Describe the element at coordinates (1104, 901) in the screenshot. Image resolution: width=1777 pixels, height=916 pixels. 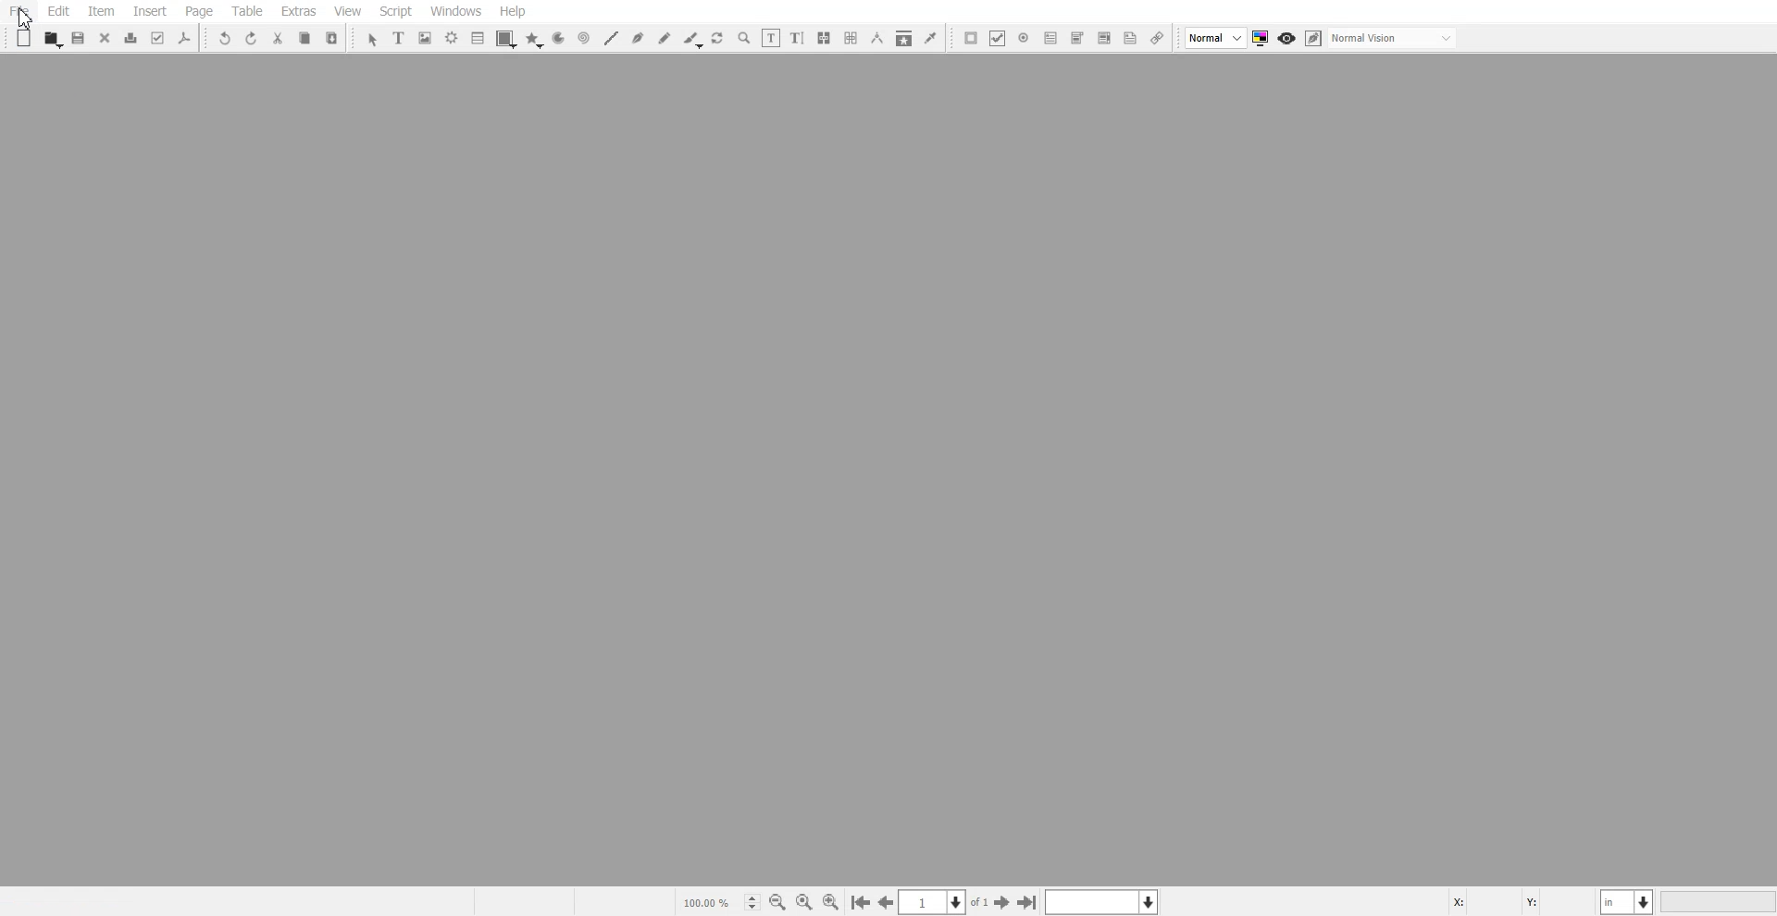
I see `Select the current layer` at that location.